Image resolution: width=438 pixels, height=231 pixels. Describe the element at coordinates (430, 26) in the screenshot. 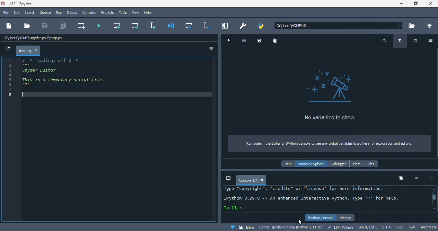

I see `` at that location.